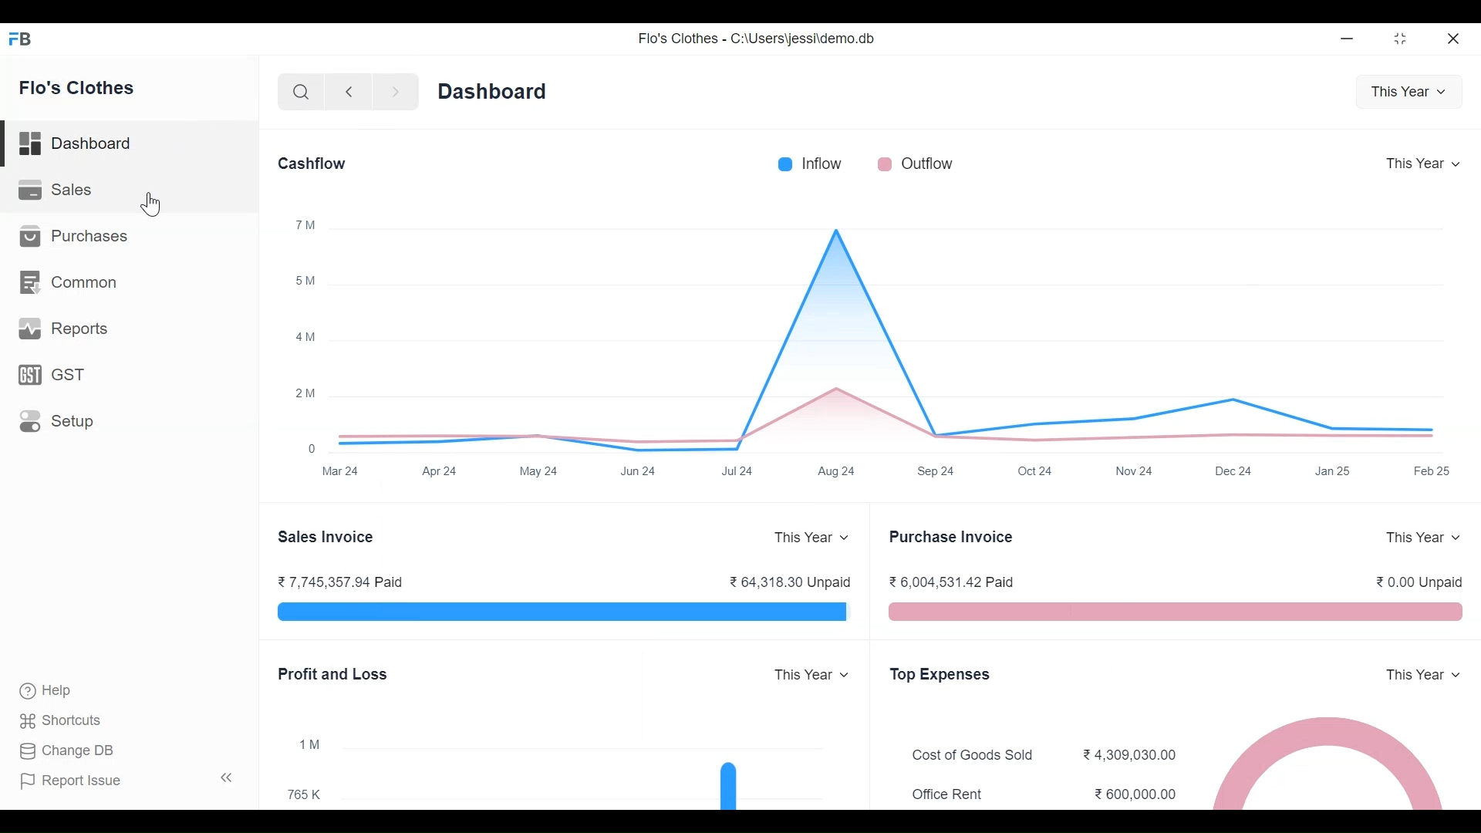 This screenshot has width=1481, height=833. Describe the element at coordinates (595, 768) in the screenshot. I see `The chart shows the profit (or loss) per month for a year` at that location.